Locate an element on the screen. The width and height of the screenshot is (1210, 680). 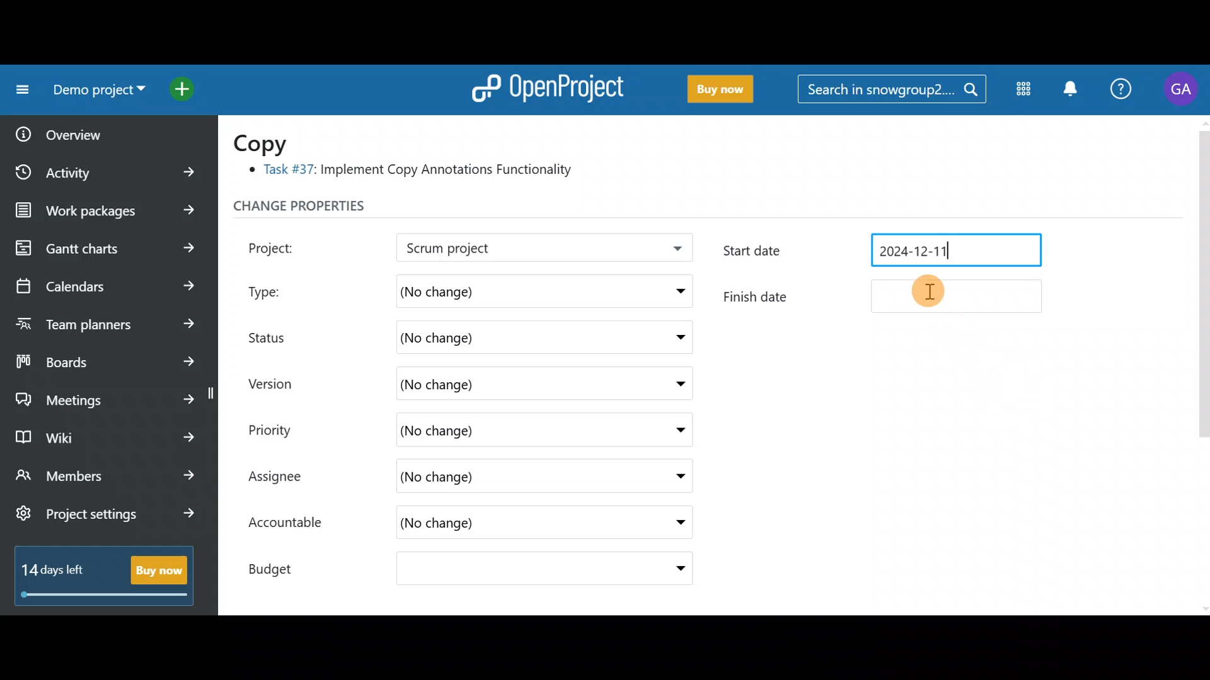
Buy now is located at coordinates (715, 89).